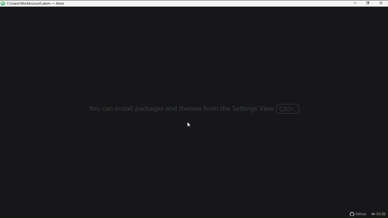 This screenshot has width=388, height=218. What do you see at coordinates (196, 108) in the screenshot?
I see `text` at bounding box center [196, 108].